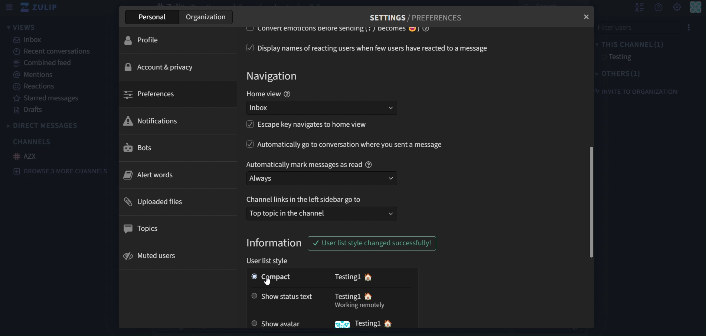 This screenshot has width=706, height=336. Describe the element at coordinates (352, 145) in the screenshot. I see `automatically go to conversation where you sent a message` at that location.